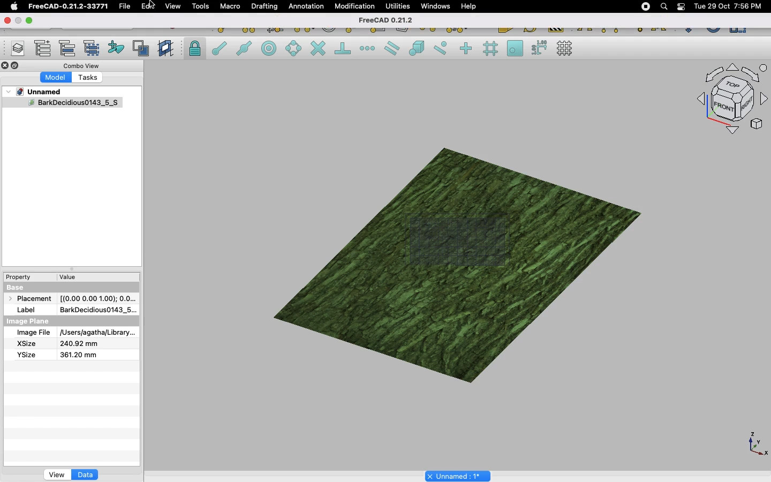 The width and height of the screenshot is (771, 482). I want to click on Macro, so click(231, 6).